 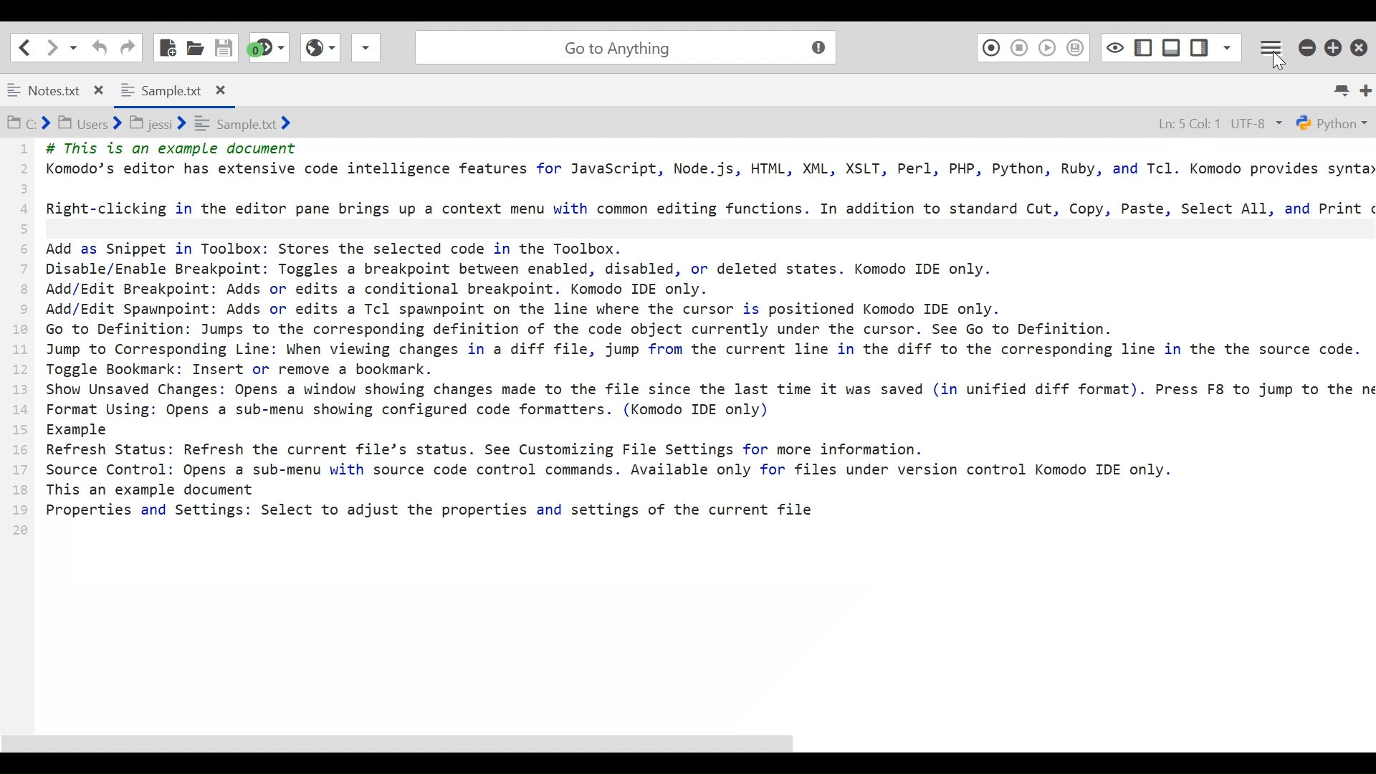 What do you see at coordinates (687, 740) in the screenshot?
I see `Scroll bar` at bounding box center [687, 740].